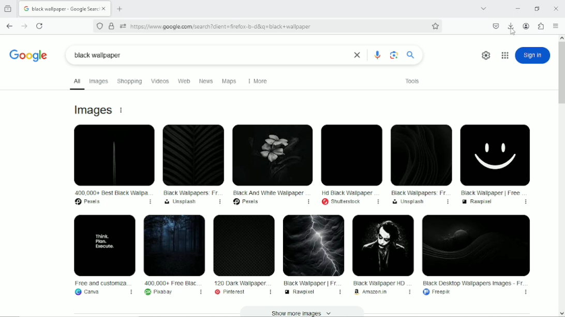 This screenshot has height=317, width=565. Describe the element at coordinates (184, 81) in the screenshot. I see `web` at that location.